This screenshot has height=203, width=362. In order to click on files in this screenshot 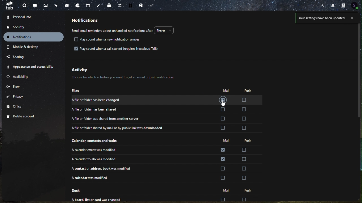, I will do `click(36, 5)`.